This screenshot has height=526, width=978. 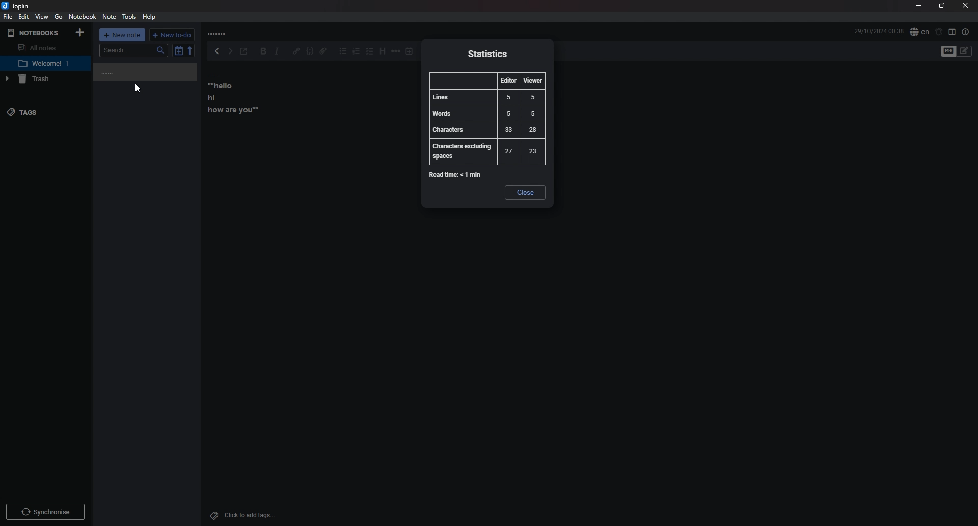 What do you see at coordinates (310, 51) in the screenshot?
I see `Code` at bounding box center [310, 51].